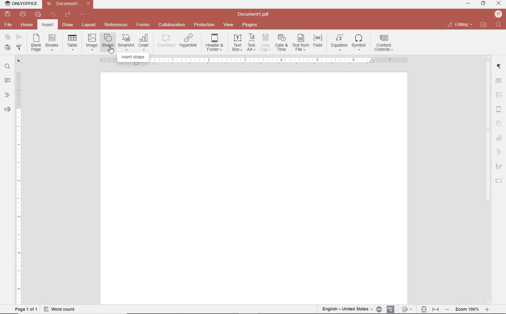  I want to click on paste, so click(7, 47).